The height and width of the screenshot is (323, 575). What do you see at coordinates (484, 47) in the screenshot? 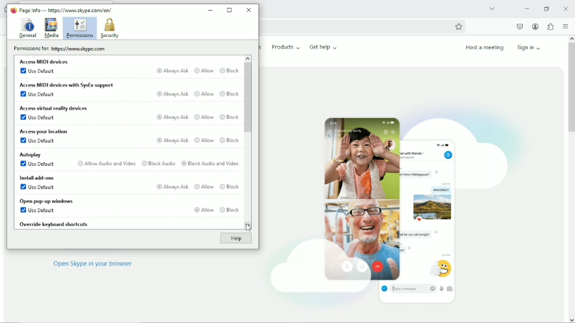
I see `Host a meeting` at bounding box center [484, 47].